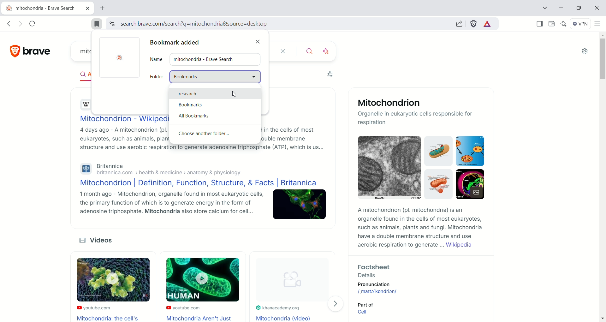 The height and width of the screenshot is (322, 606). Describe the element at coordinates (421, 112) in the screenshot. I see `Mitochondrion -Organelle in eukaryotic cells responsible for respiration` at that location.